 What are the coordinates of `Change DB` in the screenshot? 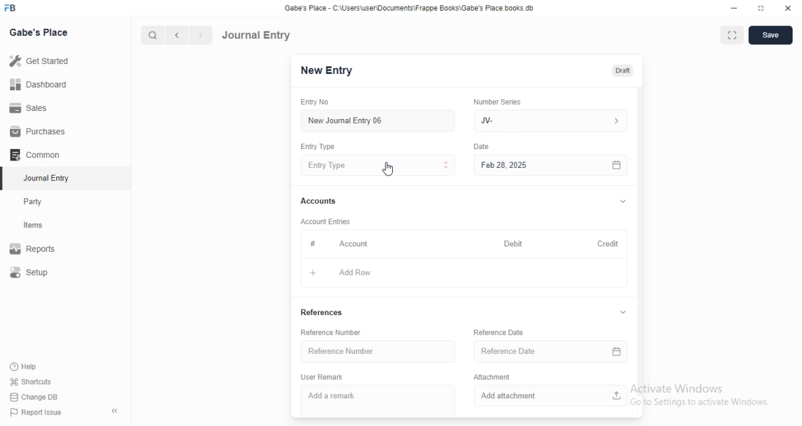 It's located at (38, 397).